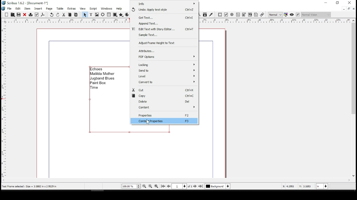 Image resolution: width=357 pixels, height=200 pixels. What do you see at coordinates (287, 186) in the screenshot?
I see `X: 4.1993` at bounding box center [287, 186].